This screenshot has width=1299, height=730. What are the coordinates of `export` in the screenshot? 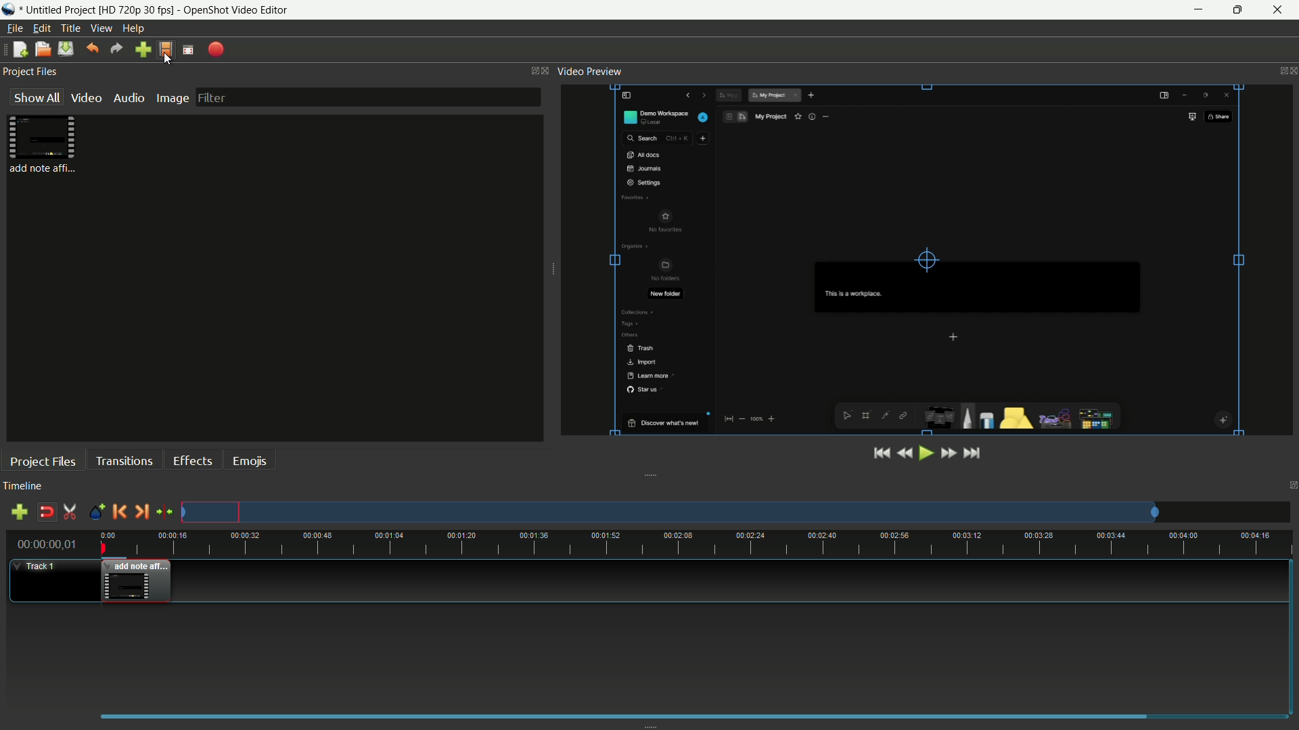 It's located at (215, 51).